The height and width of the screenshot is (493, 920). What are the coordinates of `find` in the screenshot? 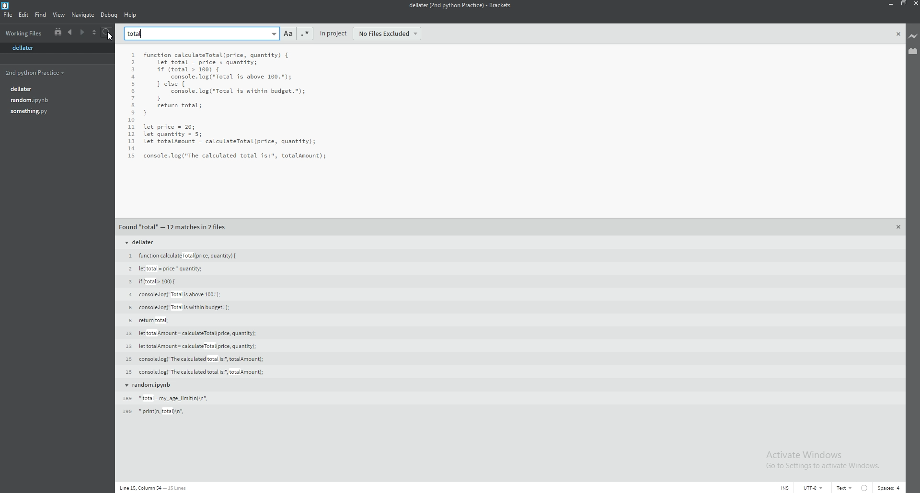 It's located at (40, 15).